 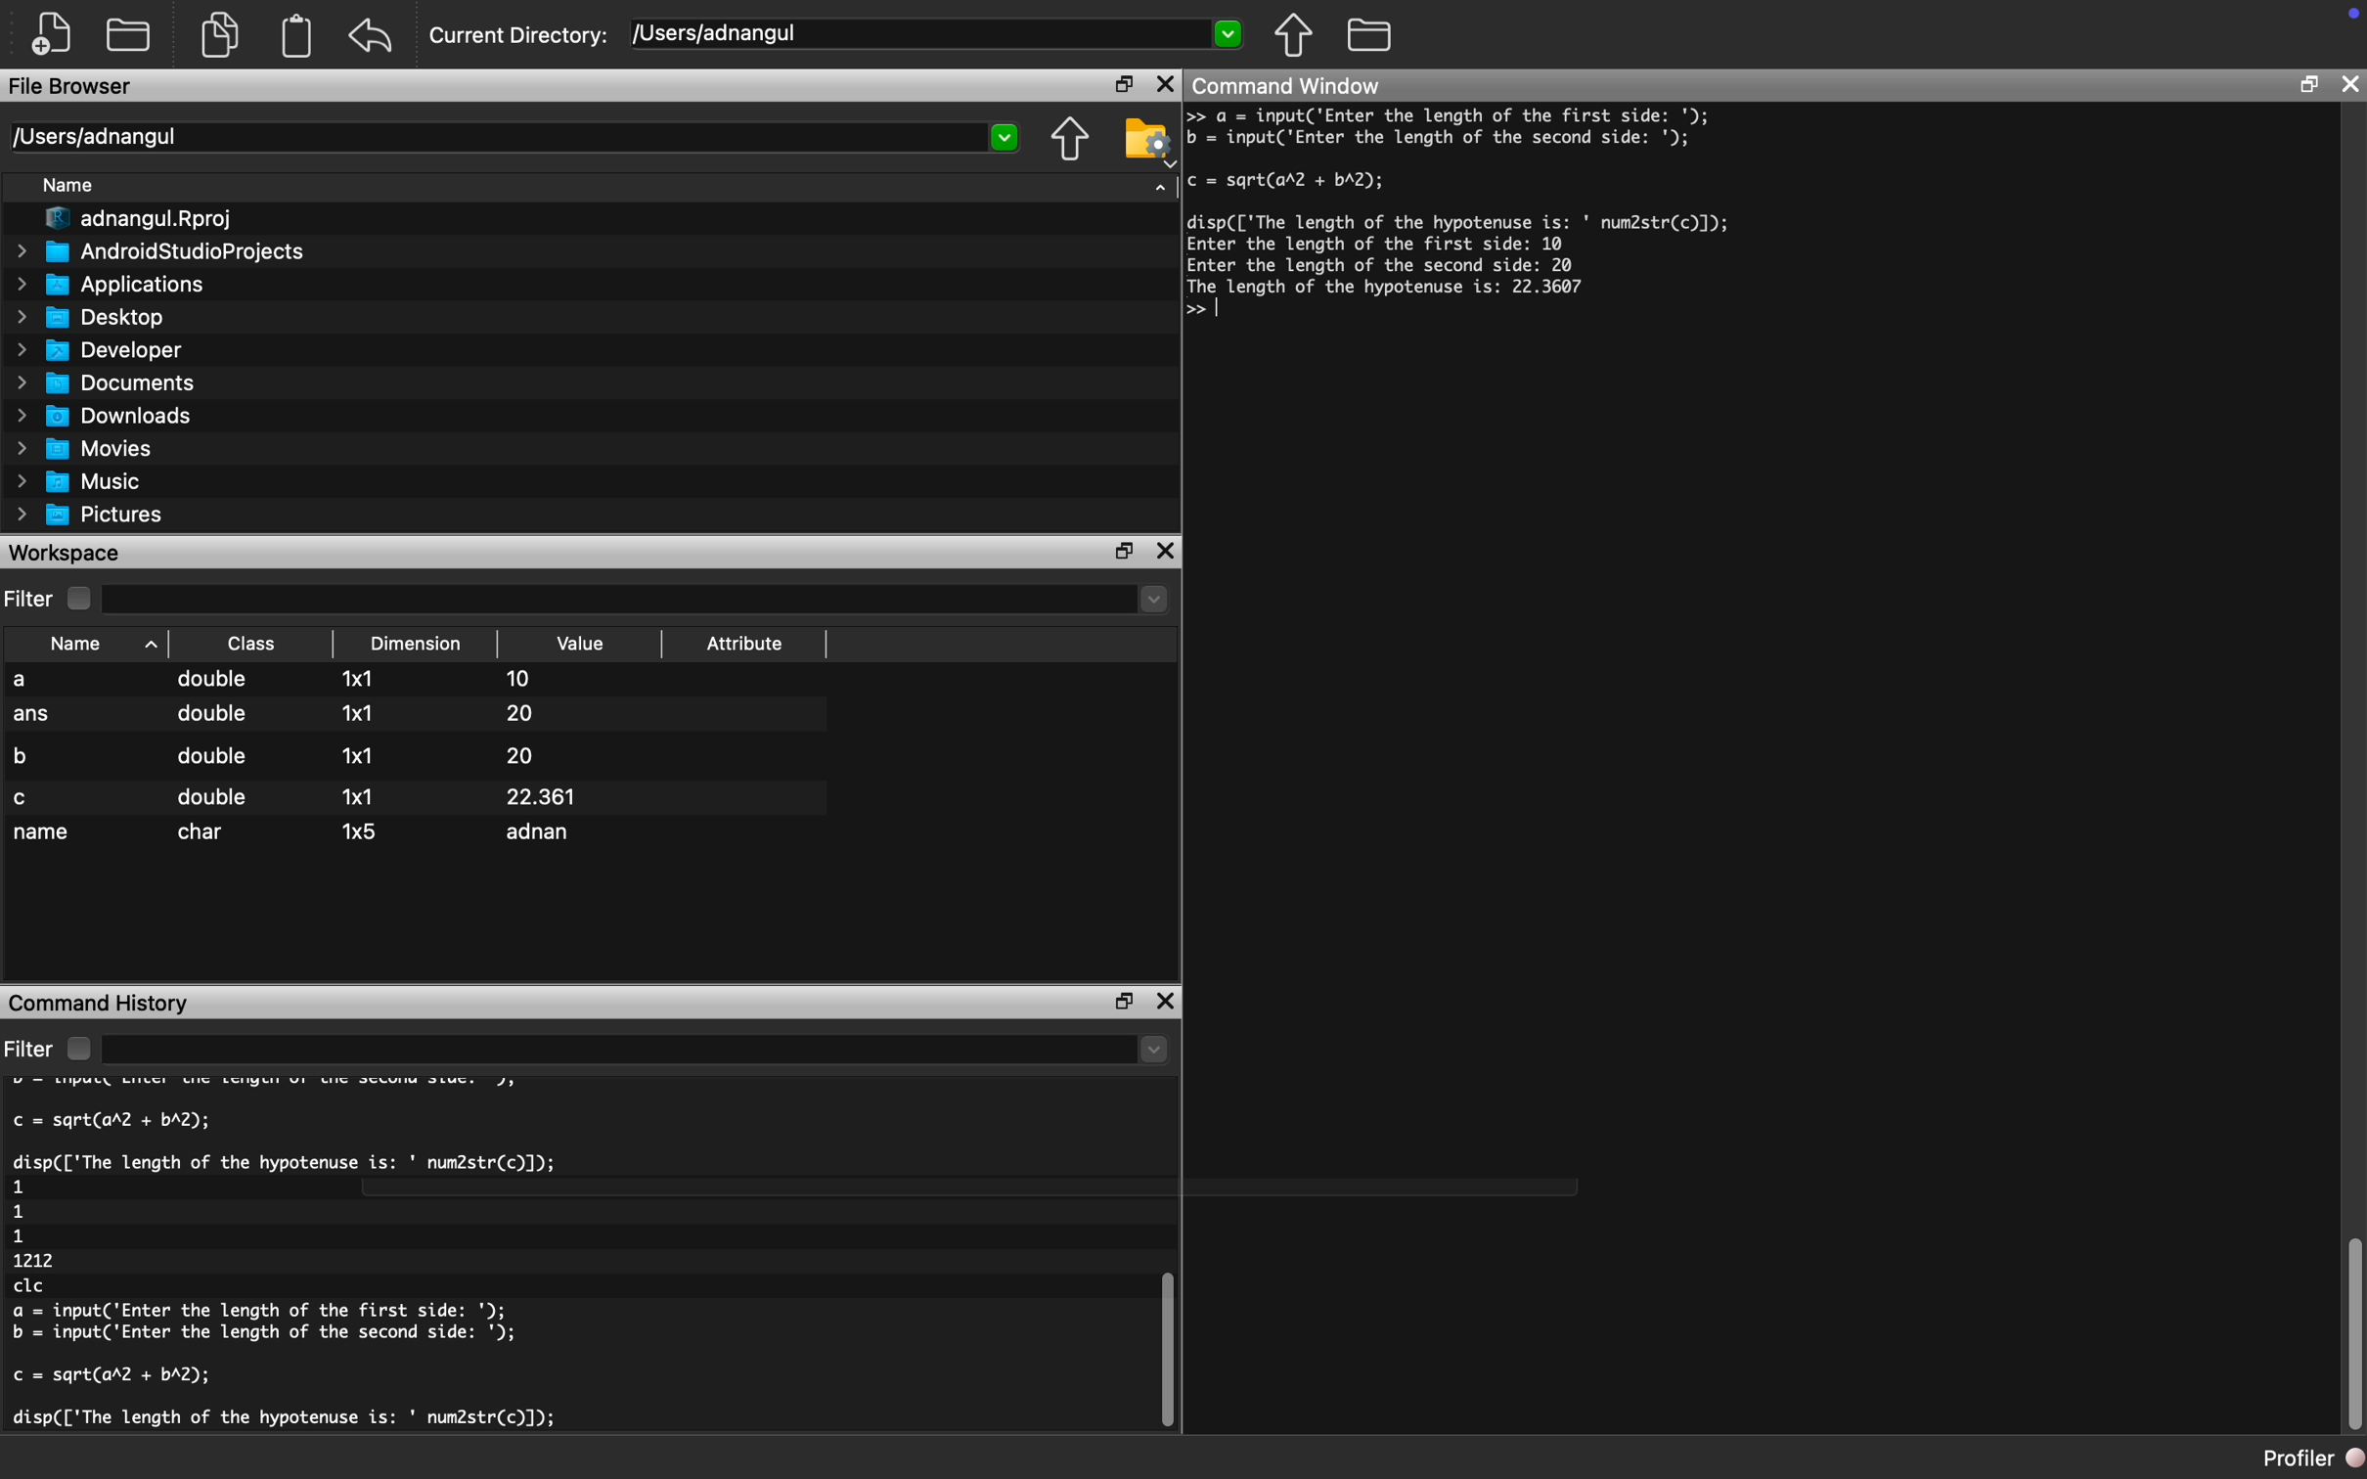 I want to click on icon, so click(x=2347, y=17).